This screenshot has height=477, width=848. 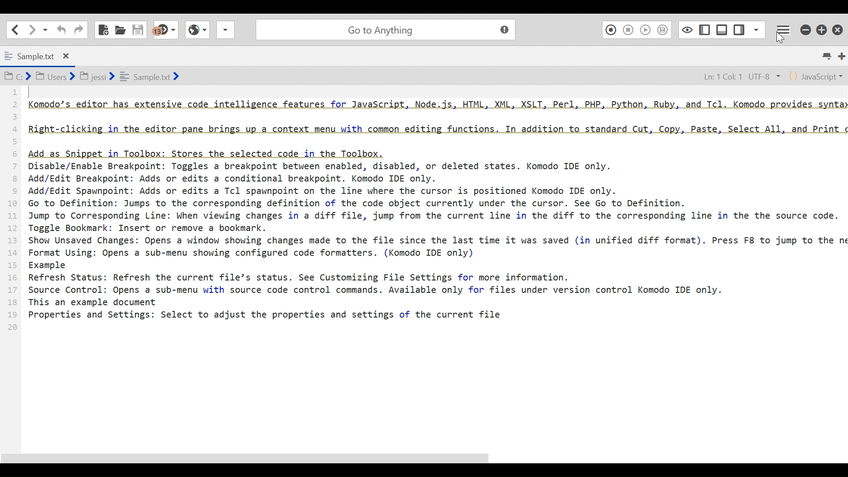 I want to click on Application menu, so click(x=785, y=29).